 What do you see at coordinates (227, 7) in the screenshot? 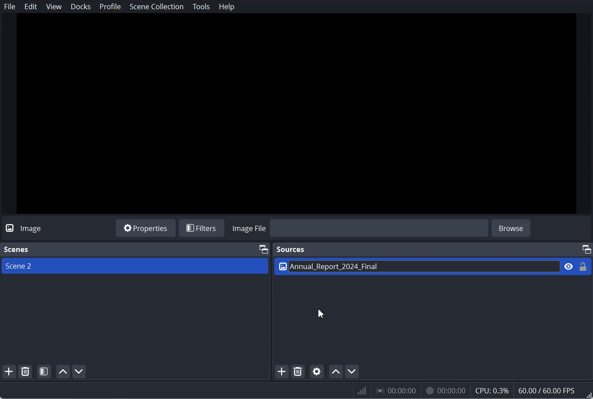
I see `Help` at bounding box center [227, 7].